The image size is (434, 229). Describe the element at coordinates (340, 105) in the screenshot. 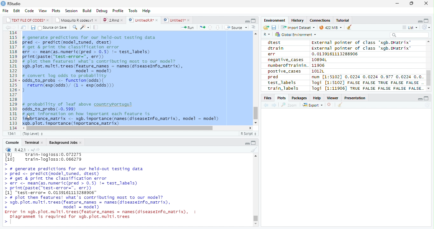

I see `Clean` at that location.